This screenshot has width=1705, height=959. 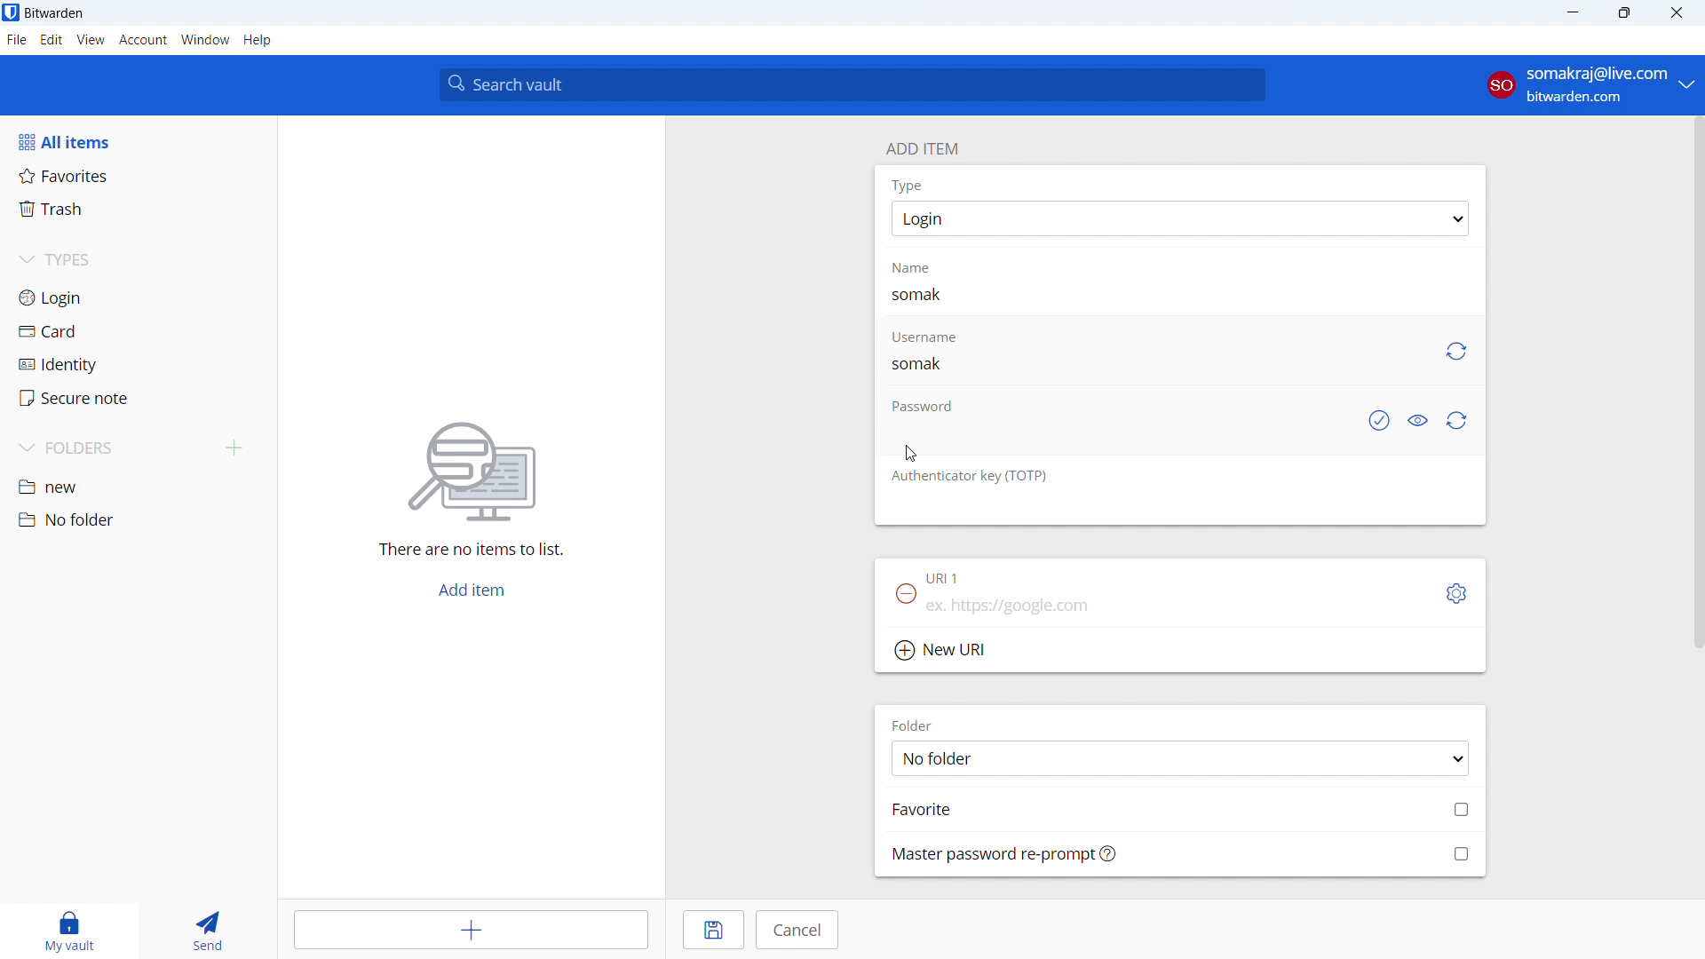 What do you see at coordinates (91, 40) in the screenshot?
I see `view` at bounding box center [91, 40].